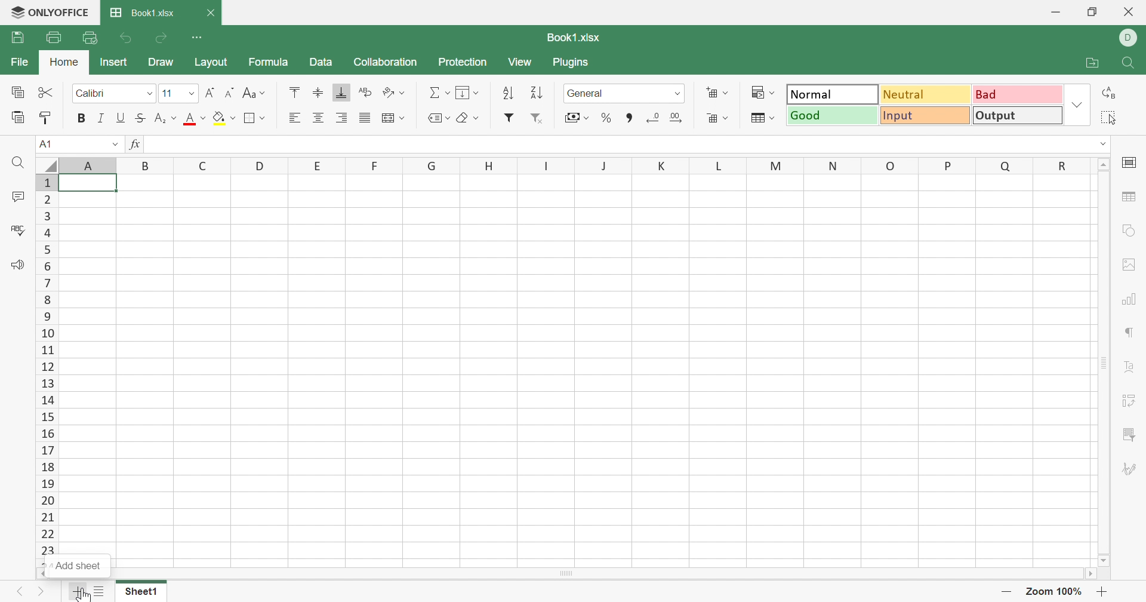 The image size is (1146, 602). What do you see at coordinates (1104, 164) in the screenshot?
I see `Scroll Up` at bounding box center [1104, 164].